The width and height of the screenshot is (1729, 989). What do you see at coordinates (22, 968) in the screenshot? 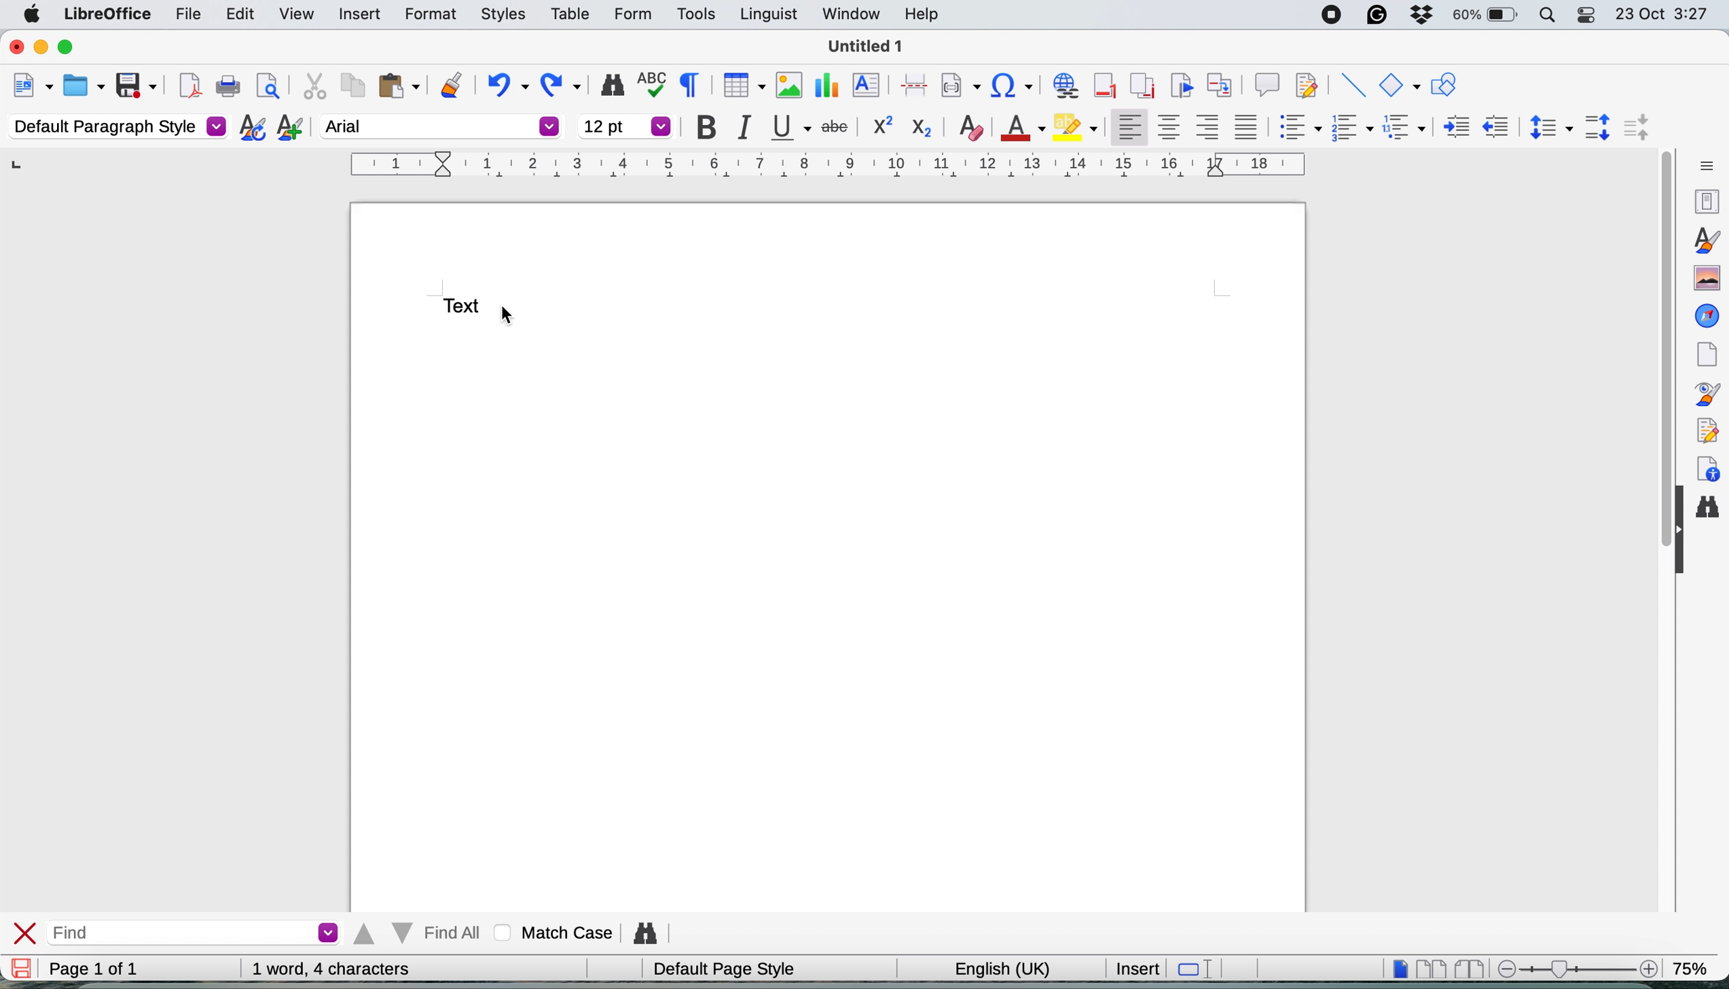
I see `save` at bounding box center [22, 968].